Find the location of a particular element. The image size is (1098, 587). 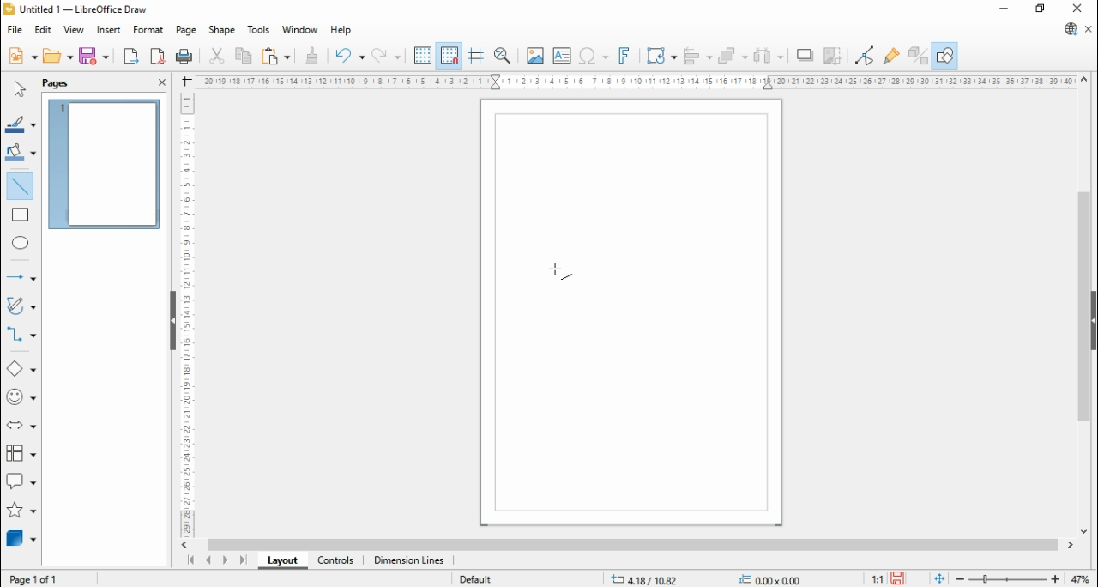

open is located at coordinates (59, 56).